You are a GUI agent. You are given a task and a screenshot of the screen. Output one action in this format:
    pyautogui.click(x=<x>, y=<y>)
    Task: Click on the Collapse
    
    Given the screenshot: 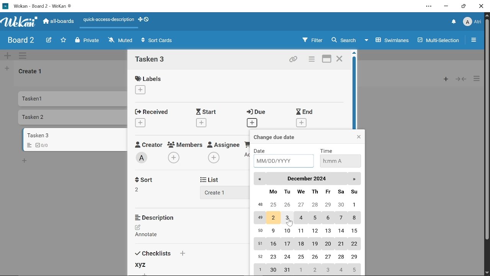 What is the action you would take?
    pyautogui.click(x=461, y=79)
    